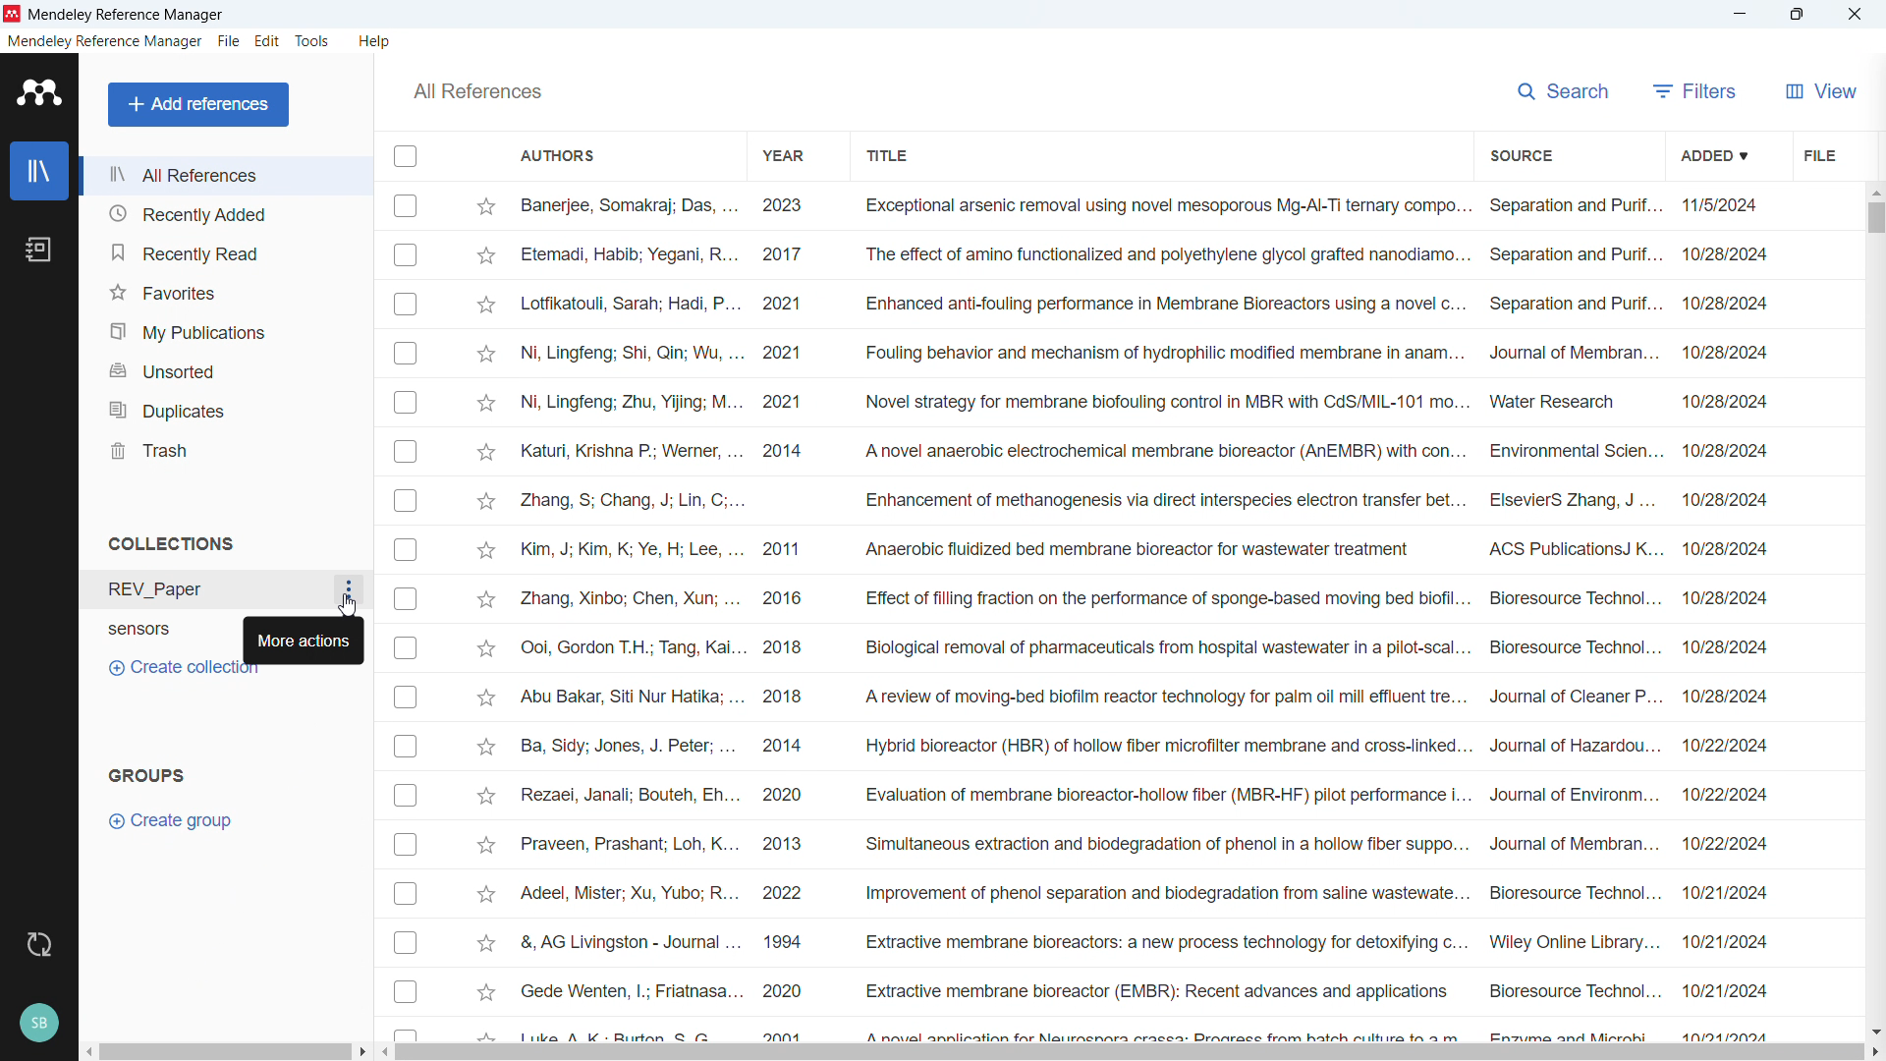 The image size is (1886, 1061). Describe the element at coordinates (487, 747) in the screenshot. I see `Star mark respective publication` at that location.